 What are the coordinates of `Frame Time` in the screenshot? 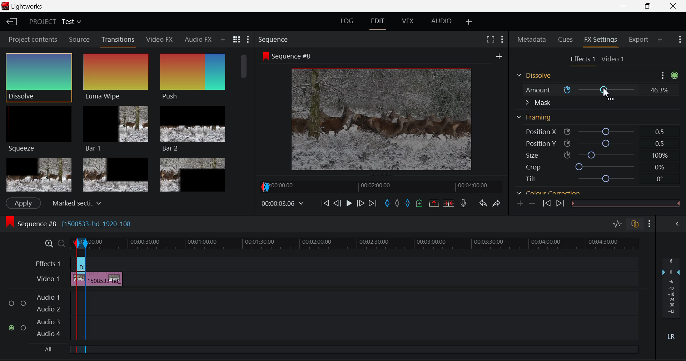 It's located at (282, 203).